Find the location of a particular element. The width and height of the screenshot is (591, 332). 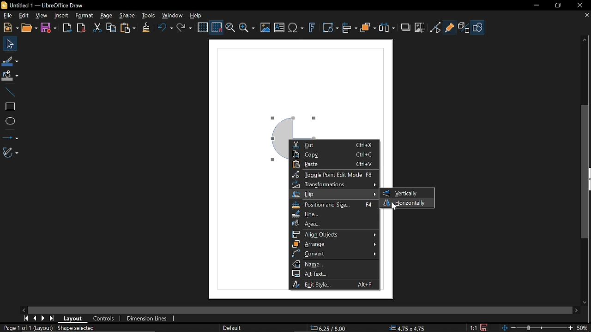

Convert is located at coordinates (334, 254).